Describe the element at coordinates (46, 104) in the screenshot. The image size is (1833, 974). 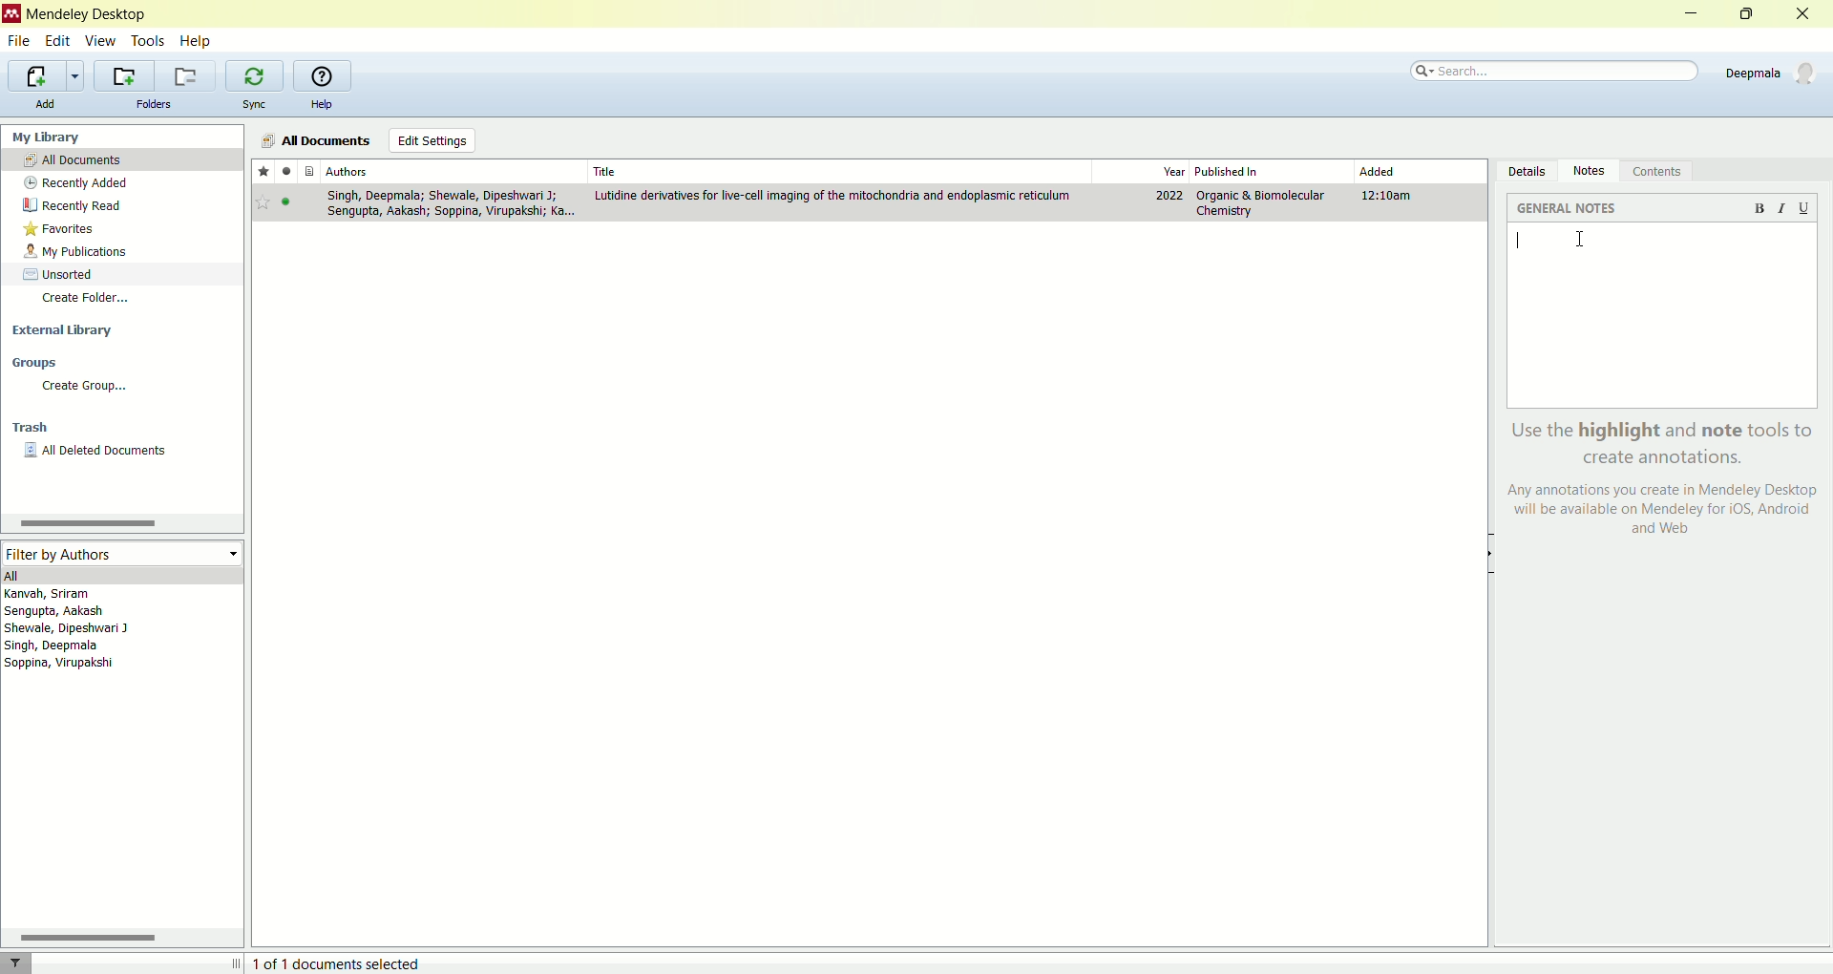
I see `add` at that location.